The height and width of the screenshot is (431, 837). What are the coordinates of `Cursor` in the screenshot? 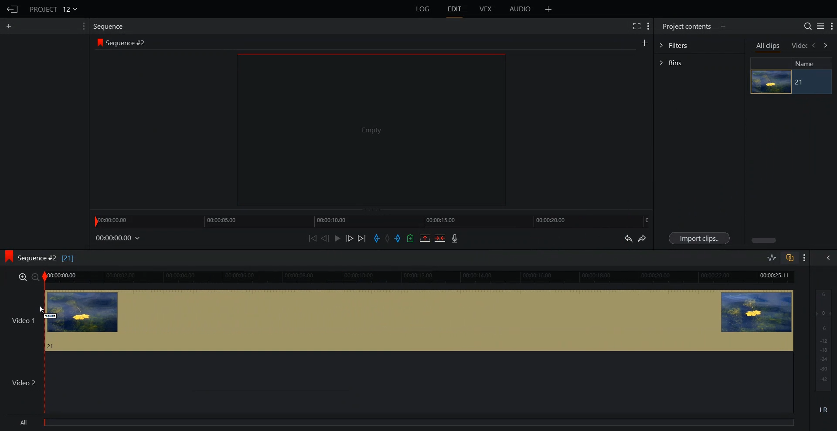 It's located at (43, 310).